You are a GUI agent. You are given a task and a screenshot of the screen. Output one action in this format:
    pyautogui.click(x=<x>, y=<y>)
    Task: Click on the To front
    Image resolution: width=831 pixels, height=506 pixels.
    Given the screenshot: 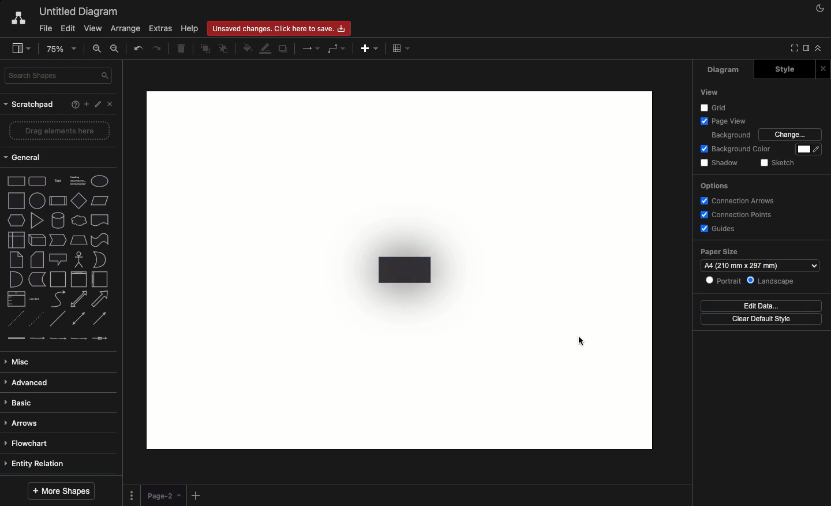 What is the action you would take?
    pyautogui.click(x=205, y=48)
    